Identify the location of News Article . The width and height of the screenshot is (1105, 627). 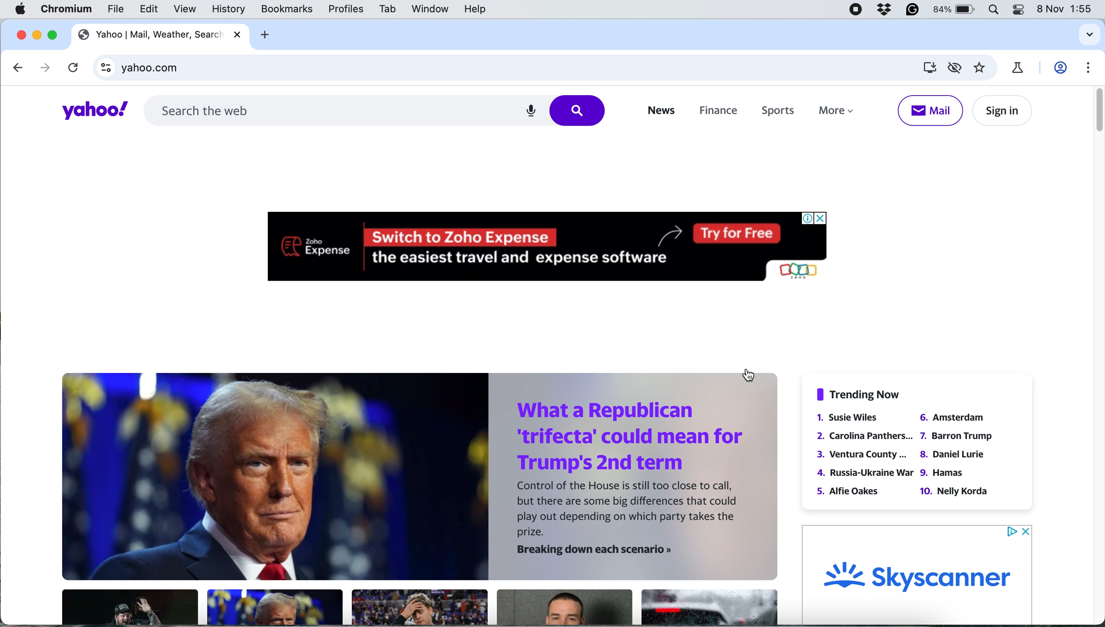
(420, 607).